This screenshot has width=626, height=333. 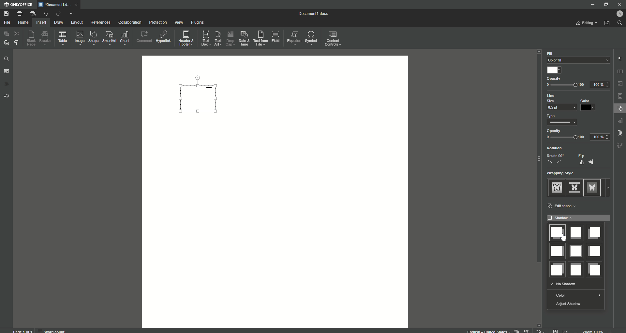 What do you see at coordinates (275, 36) in the screenshot?
I see `Field` at bounding box center [275, 36].